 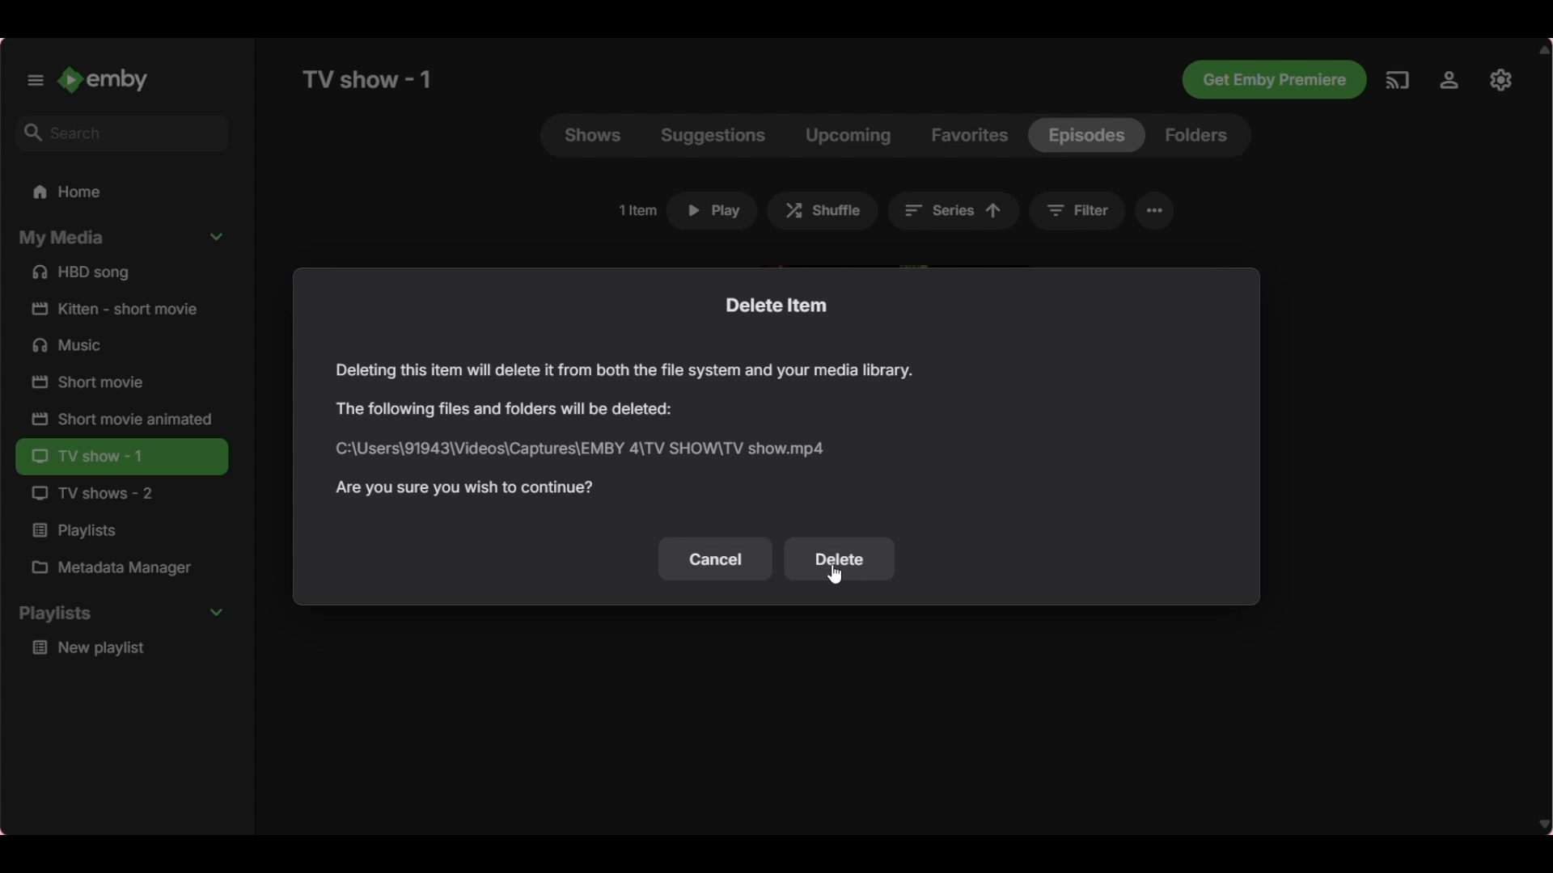 I want to click on Click to play selected episode, so click(x=712, y=211).